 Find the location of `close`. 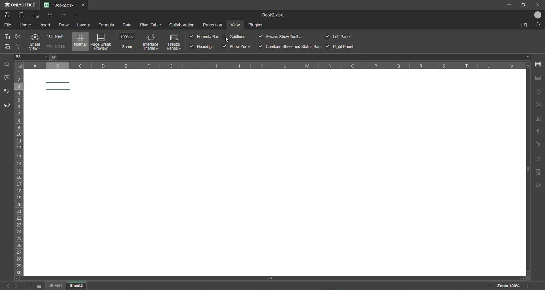

close is located at coordinates (538, 5).